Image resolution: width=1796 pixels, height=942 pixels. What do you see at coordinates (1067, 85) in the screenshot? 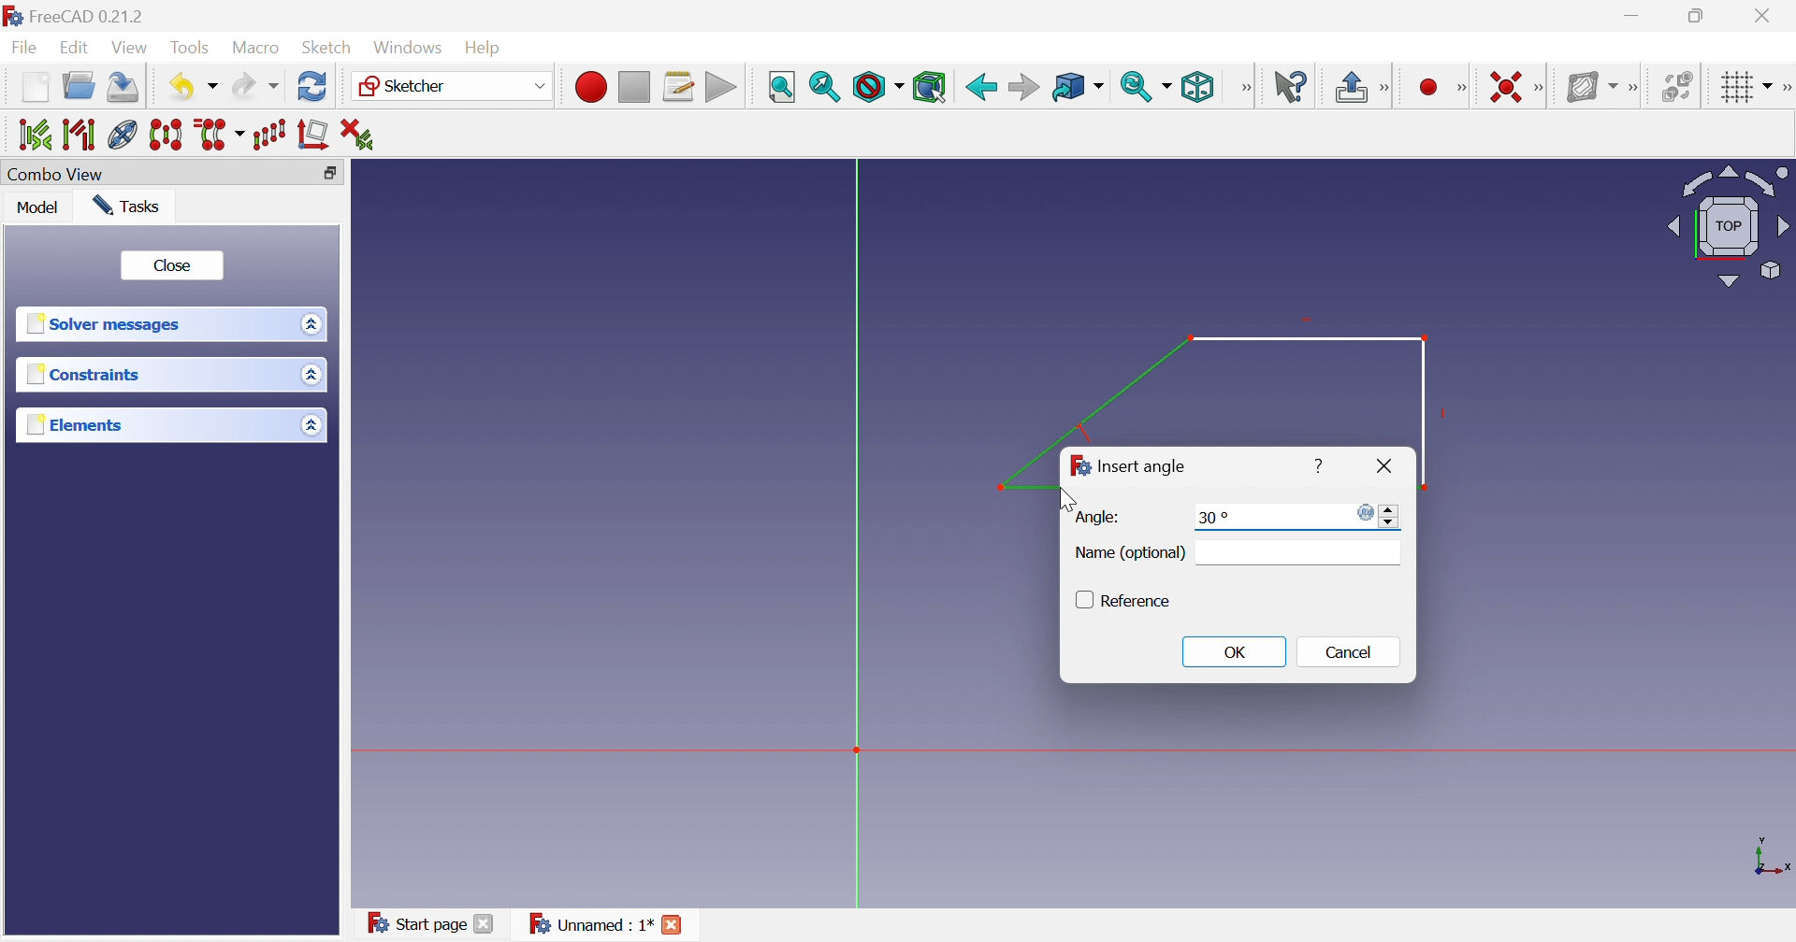
I see `Go to linked object` at bounding box center [1067, 85].